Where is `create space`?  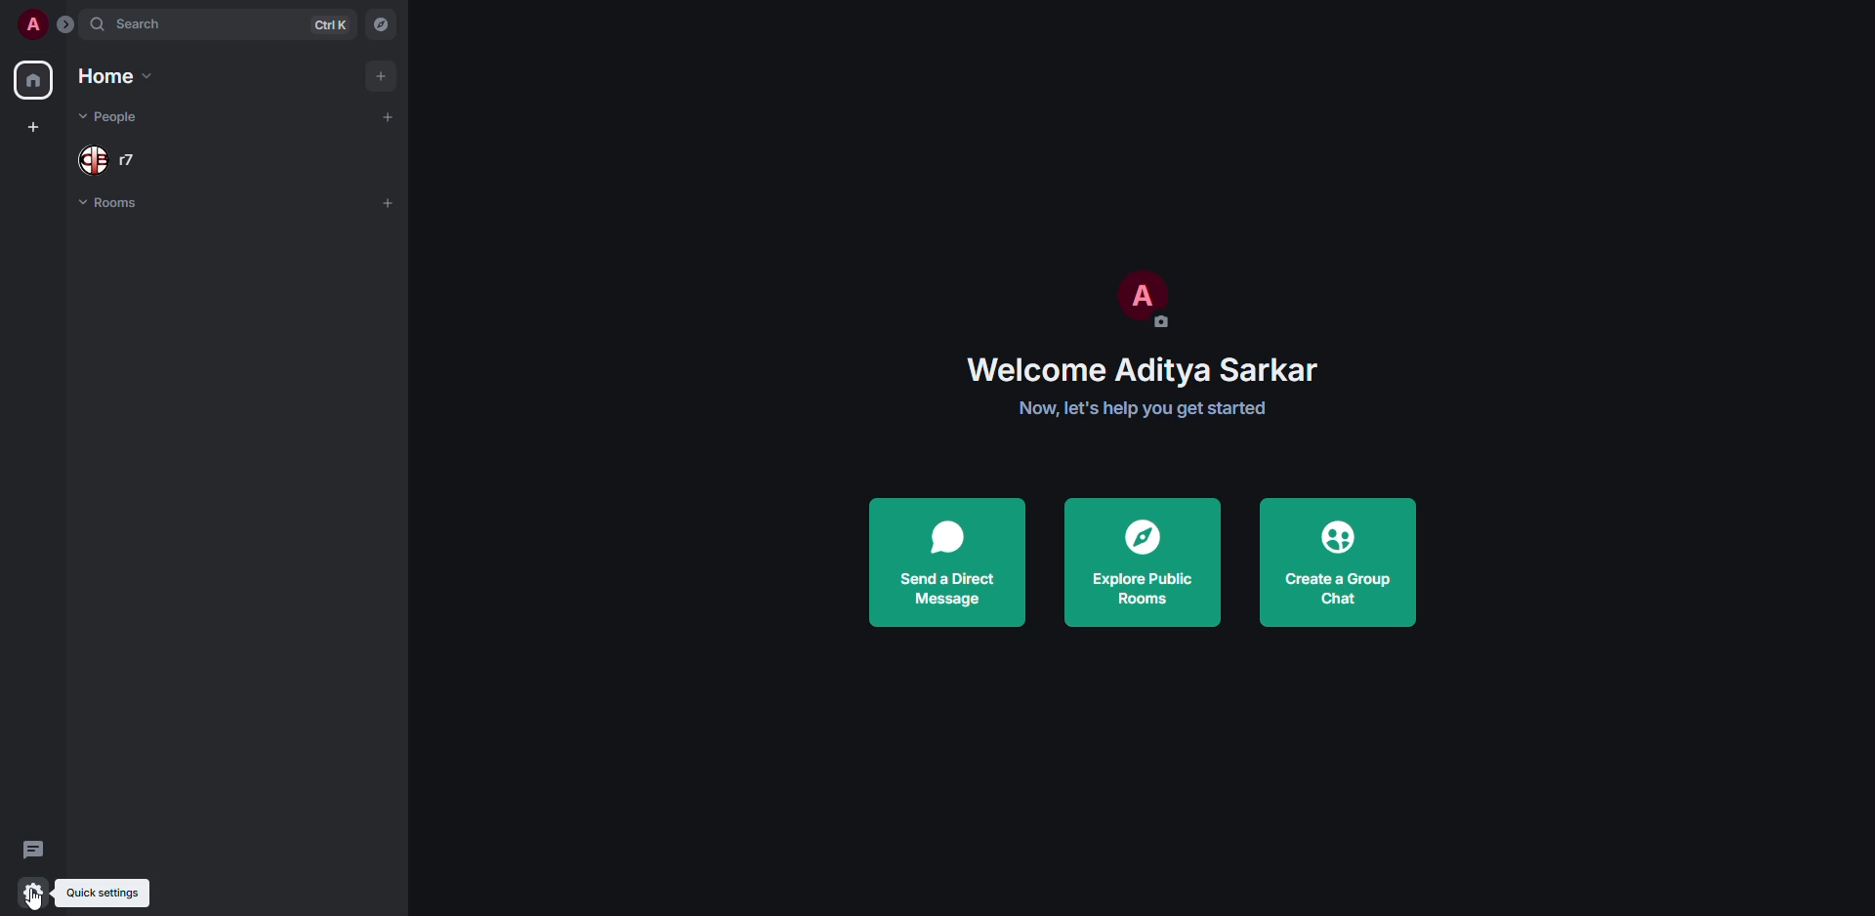 create space is located at coordinates (33, 129).